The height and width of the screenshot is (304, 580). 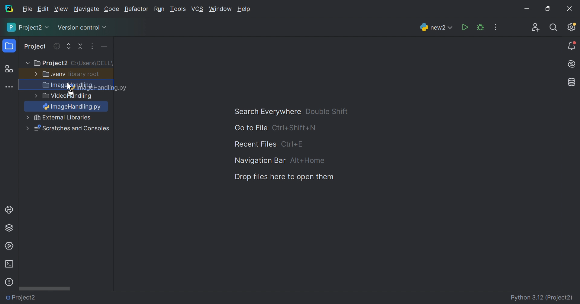 I want to click on External Libraries, so click(x=72, y=128).